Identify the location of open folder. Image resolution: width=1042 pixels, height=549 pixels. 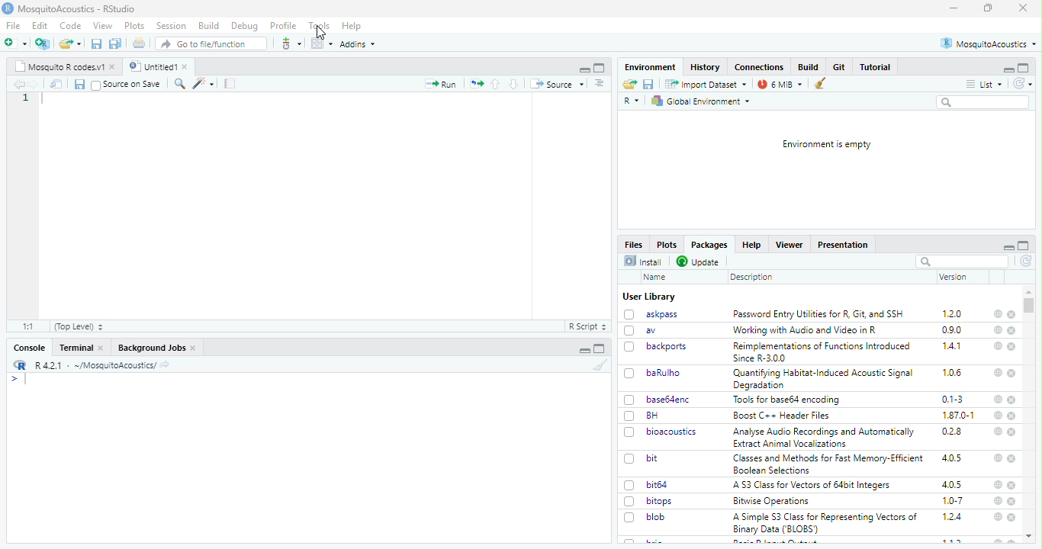
(70, 43).